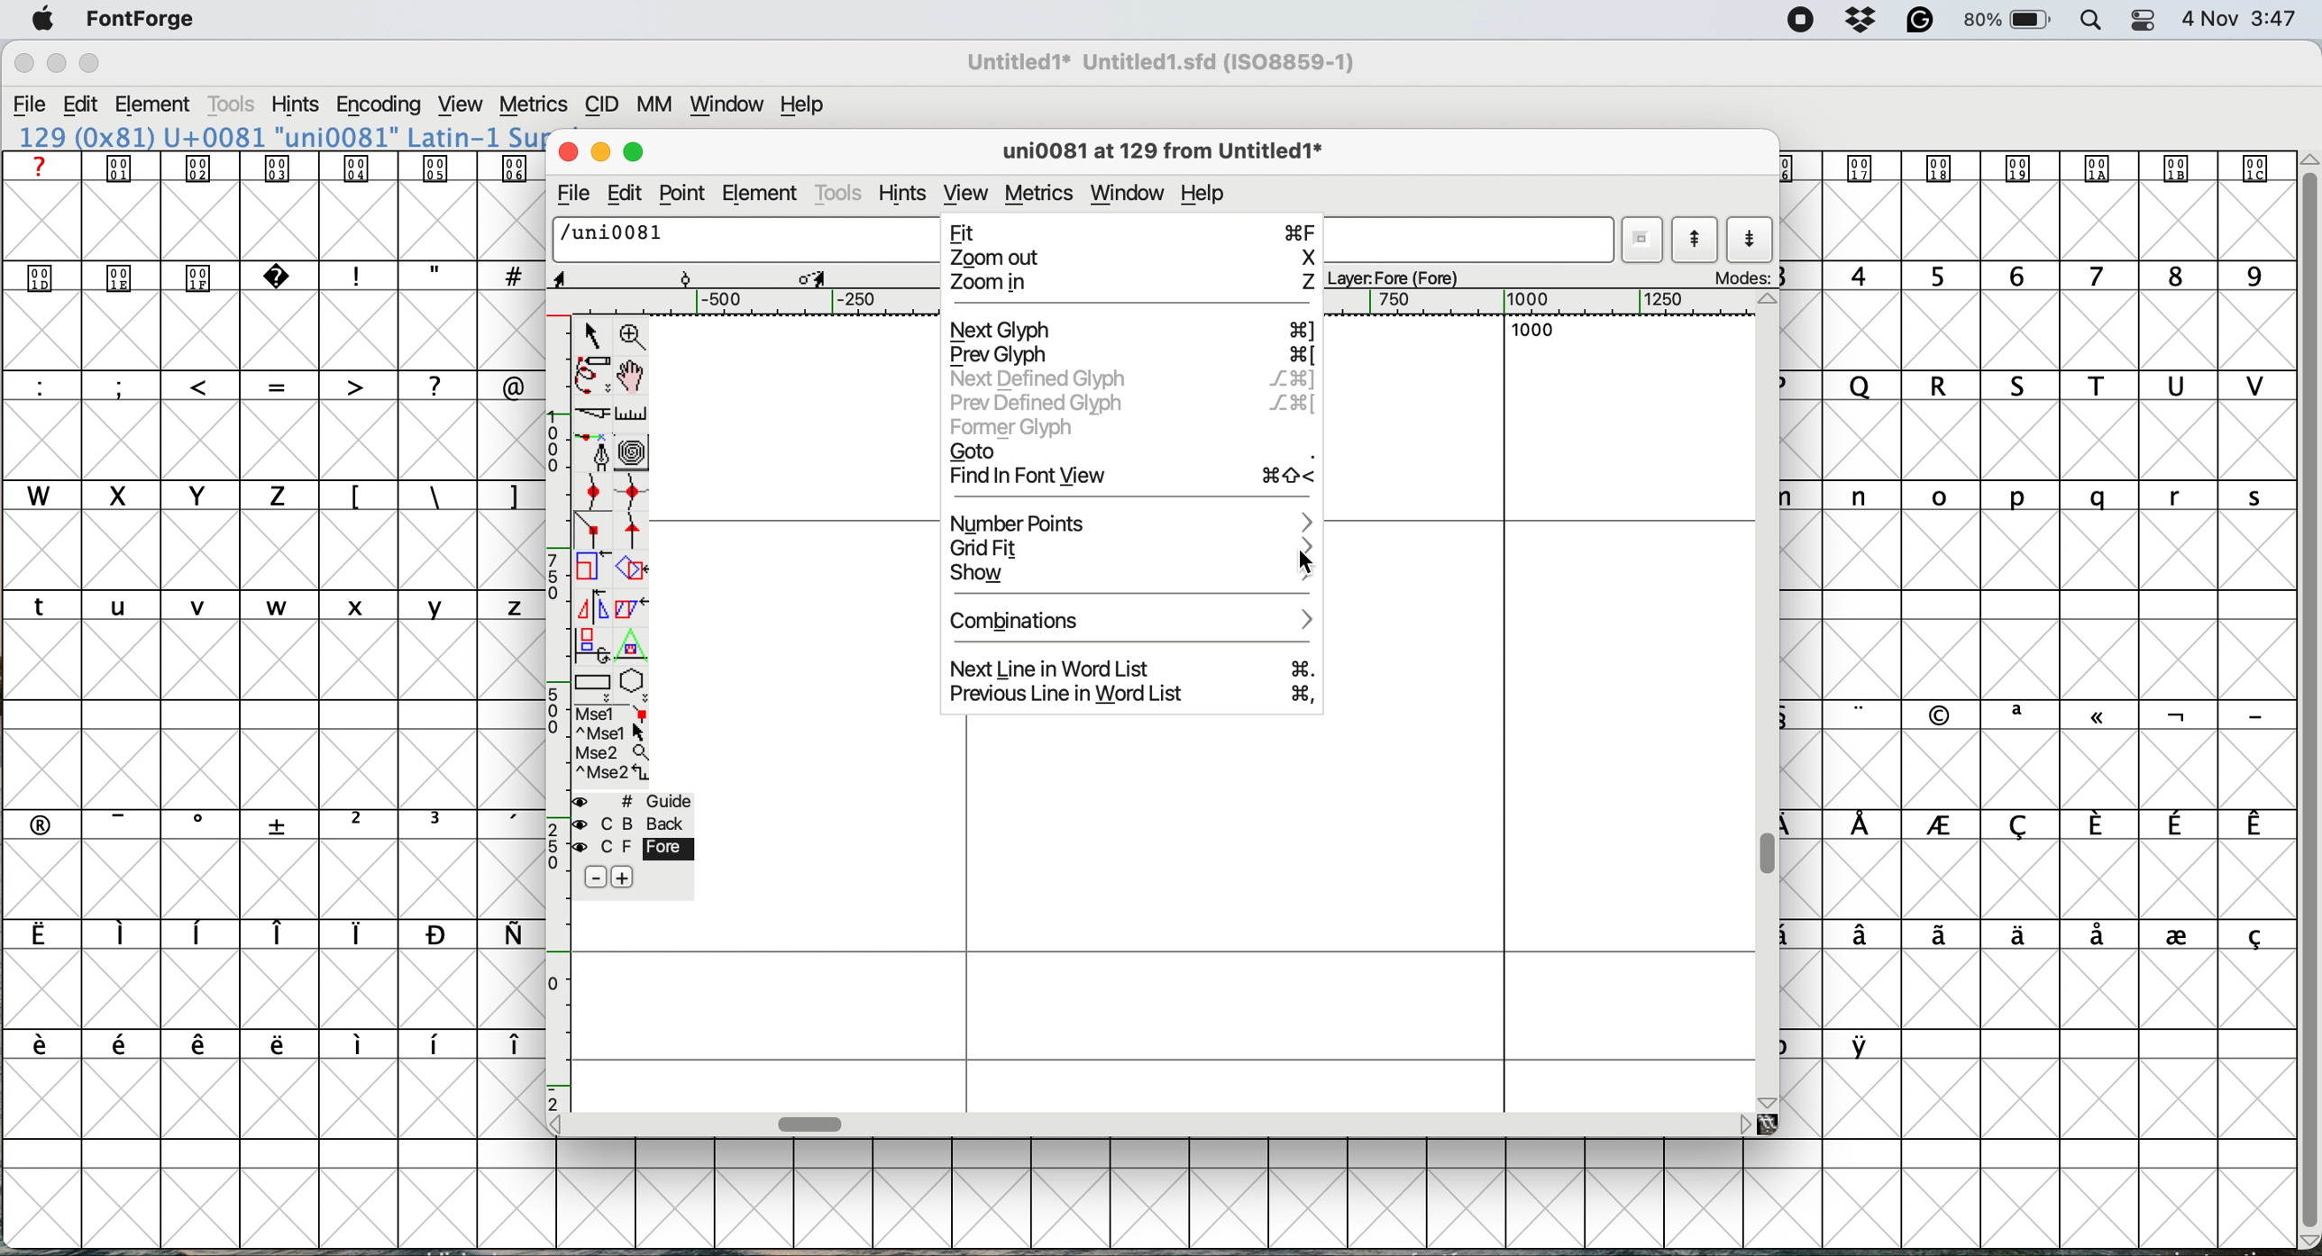  Describe the element at coordinates (1532, 331) in the screenshot. I see `1000` at that location.